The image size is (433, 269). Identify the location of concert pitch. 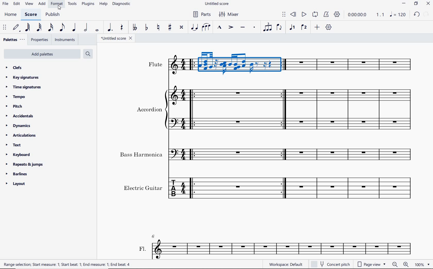
(330, 264).